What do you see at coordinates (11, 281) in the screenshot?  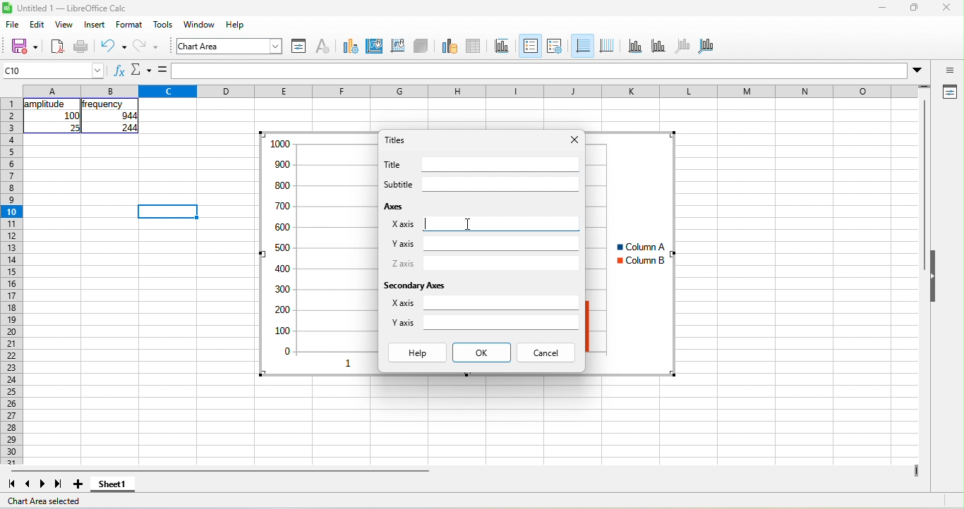 I see `rows` at bounding box center [11, 281].